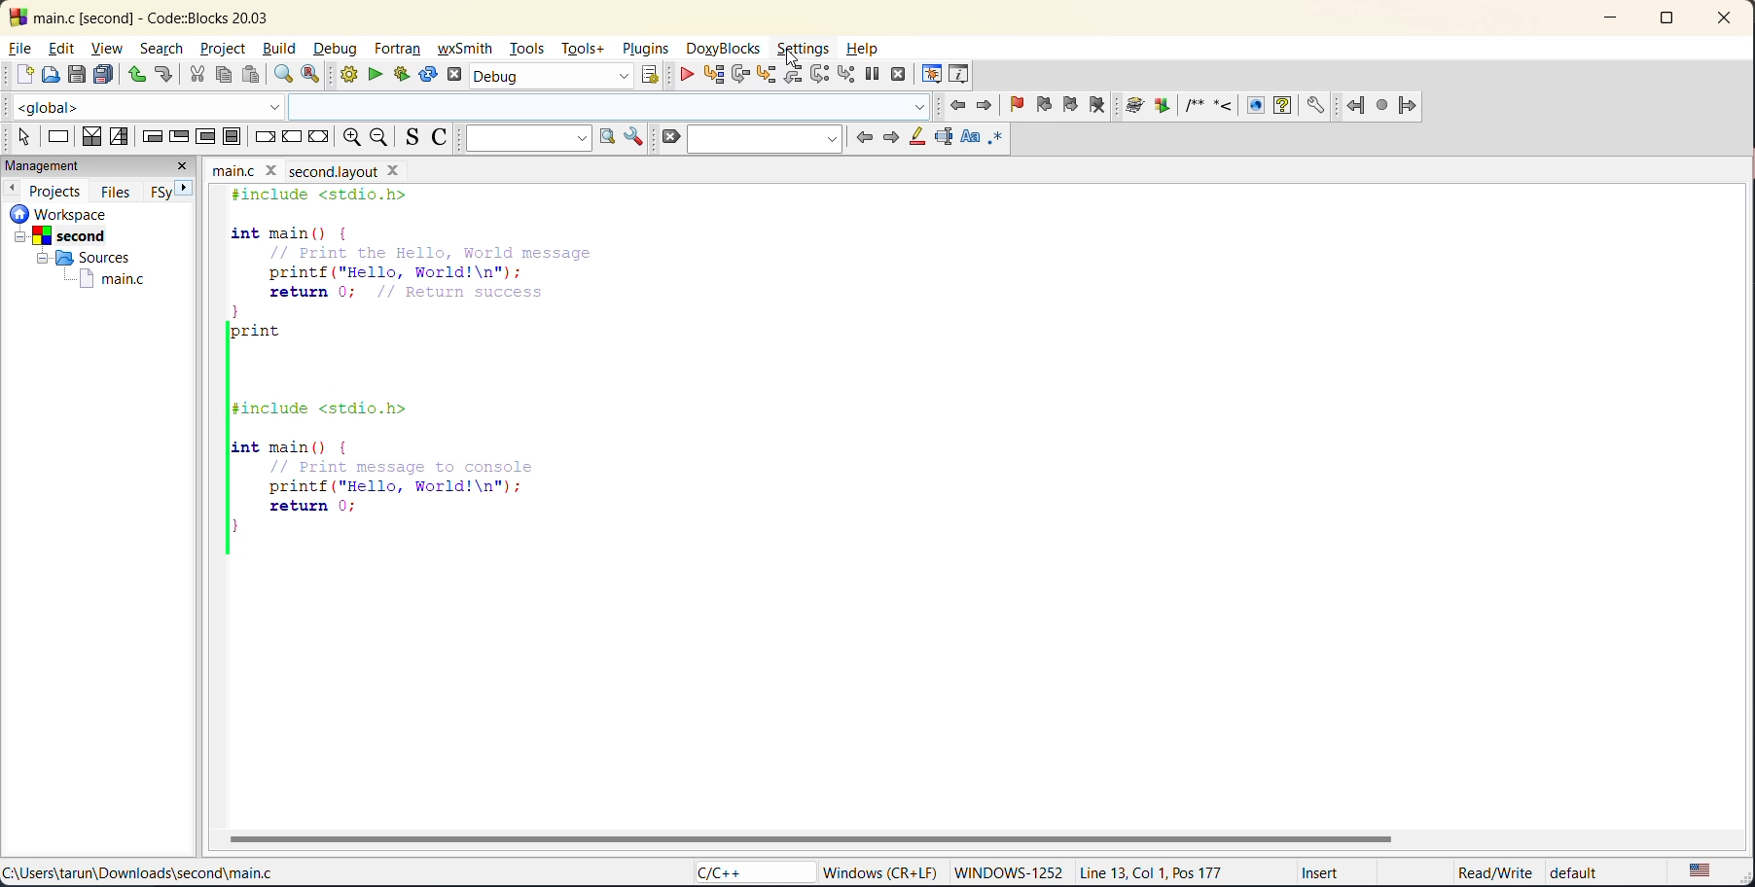  What do you see at coordinates (1702, 870) in the screenshot?
I see `text language` at bounding box center [1702, 870].